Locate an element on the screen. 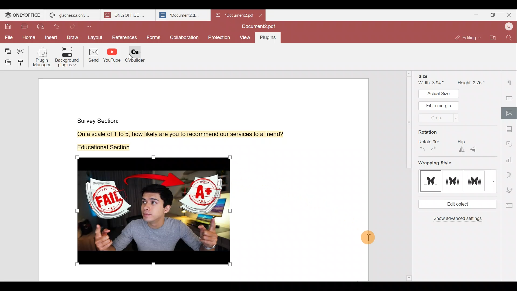 Image resolution: width=517 pixels, height=291 pixels. Actual size is located at coordinates (441, 94).